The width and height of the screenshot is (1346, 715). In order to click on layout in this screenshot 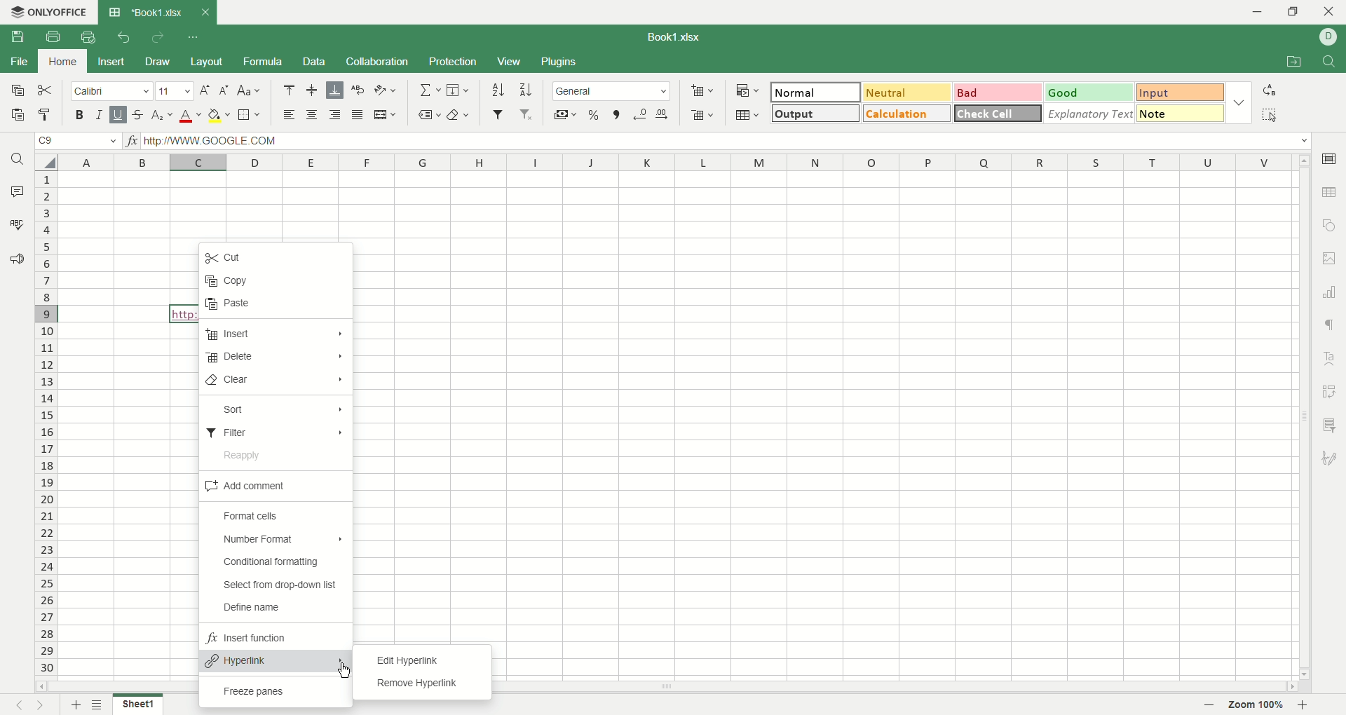, I will do `click(204, 62)`.